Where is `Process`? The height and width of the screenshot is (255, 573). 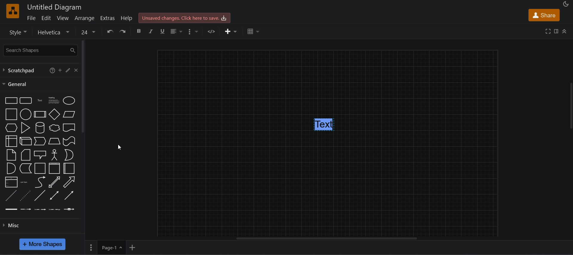
Process is located at coordinates (40, 114).